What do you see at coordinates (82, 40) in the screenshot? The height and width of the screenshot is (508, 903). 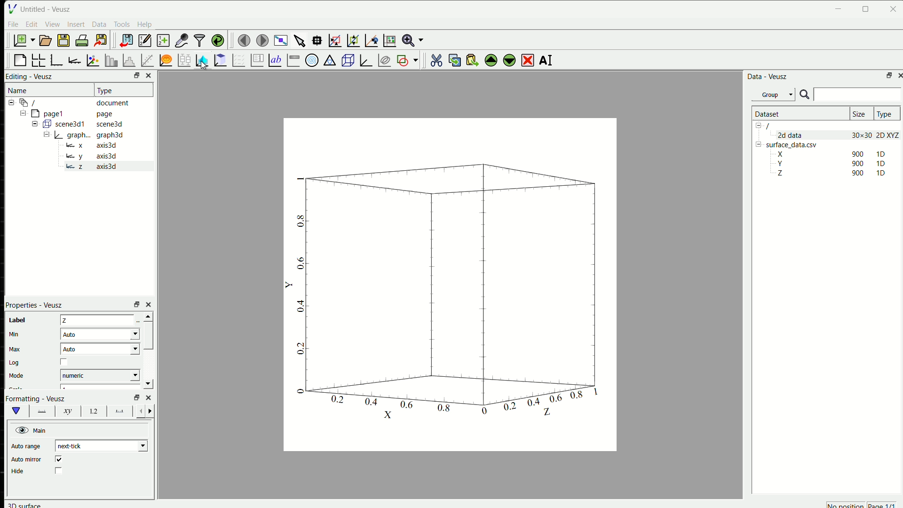 I see `print` at bounding box center [82, 40].